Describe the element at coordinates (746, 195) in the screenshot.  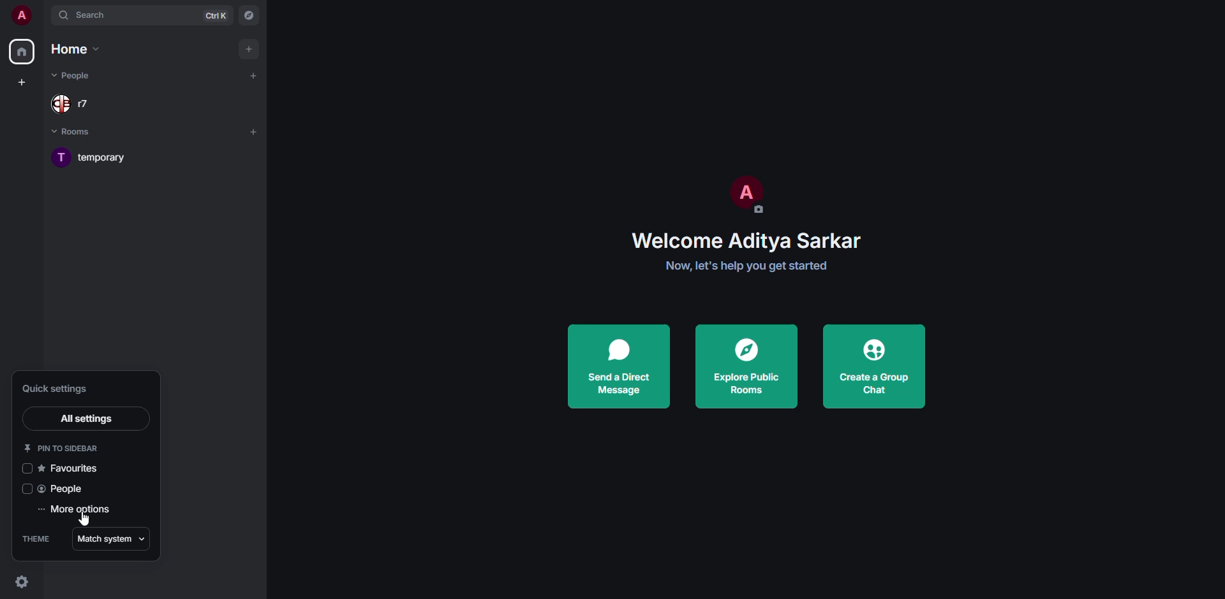
I see `profile pic` at that location.